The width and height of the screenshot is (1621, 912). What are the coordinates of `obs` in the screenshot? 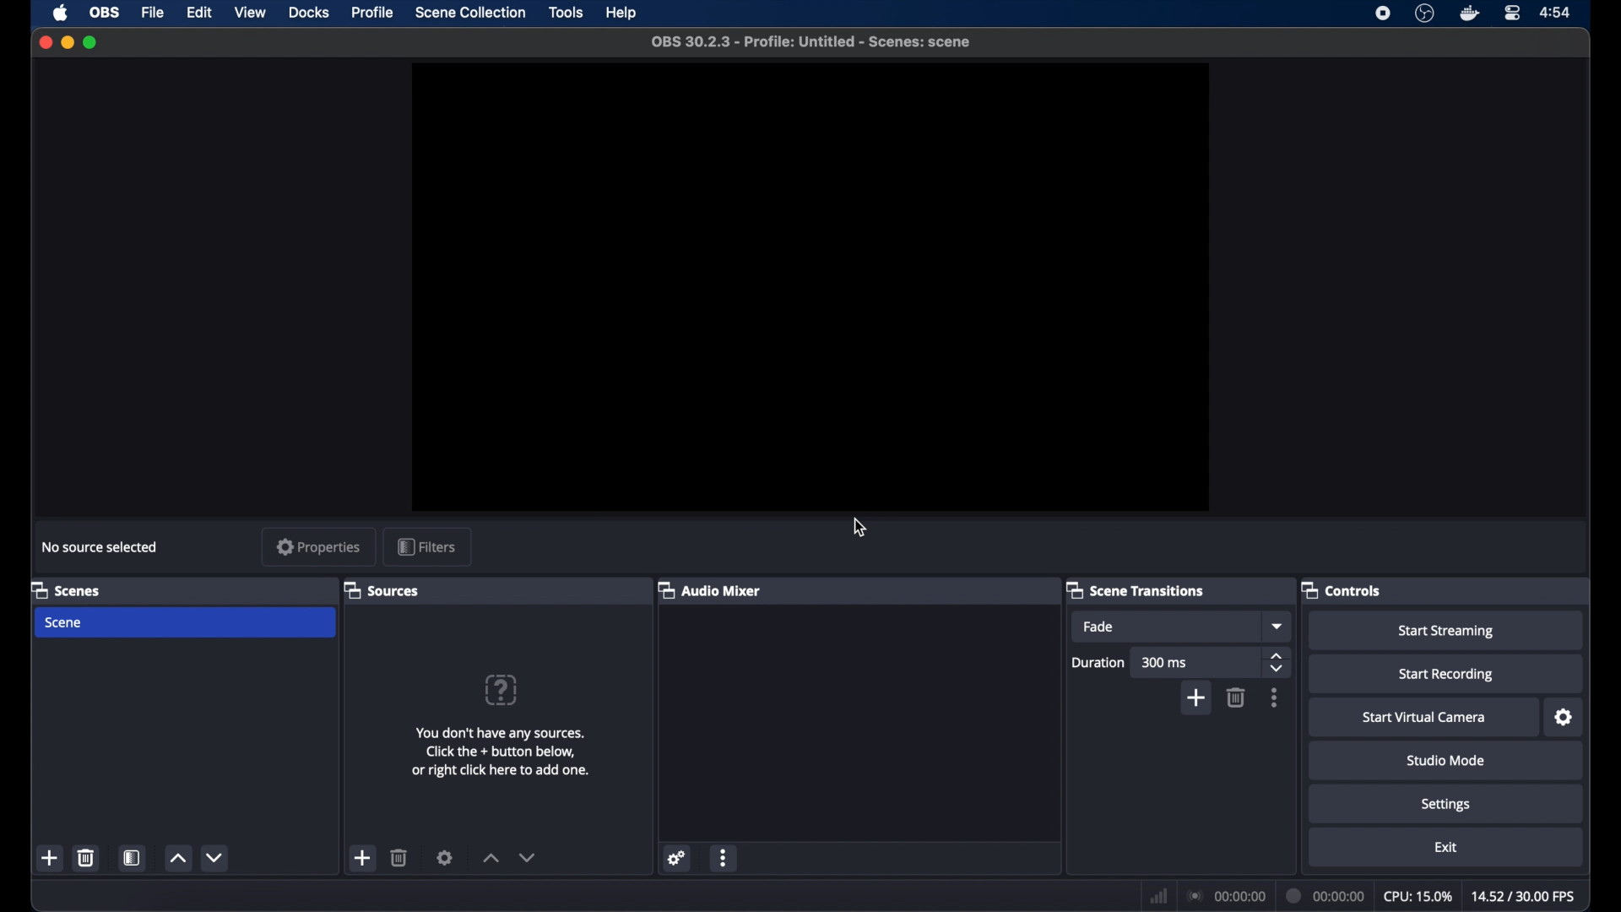 It's located at (105, 13).